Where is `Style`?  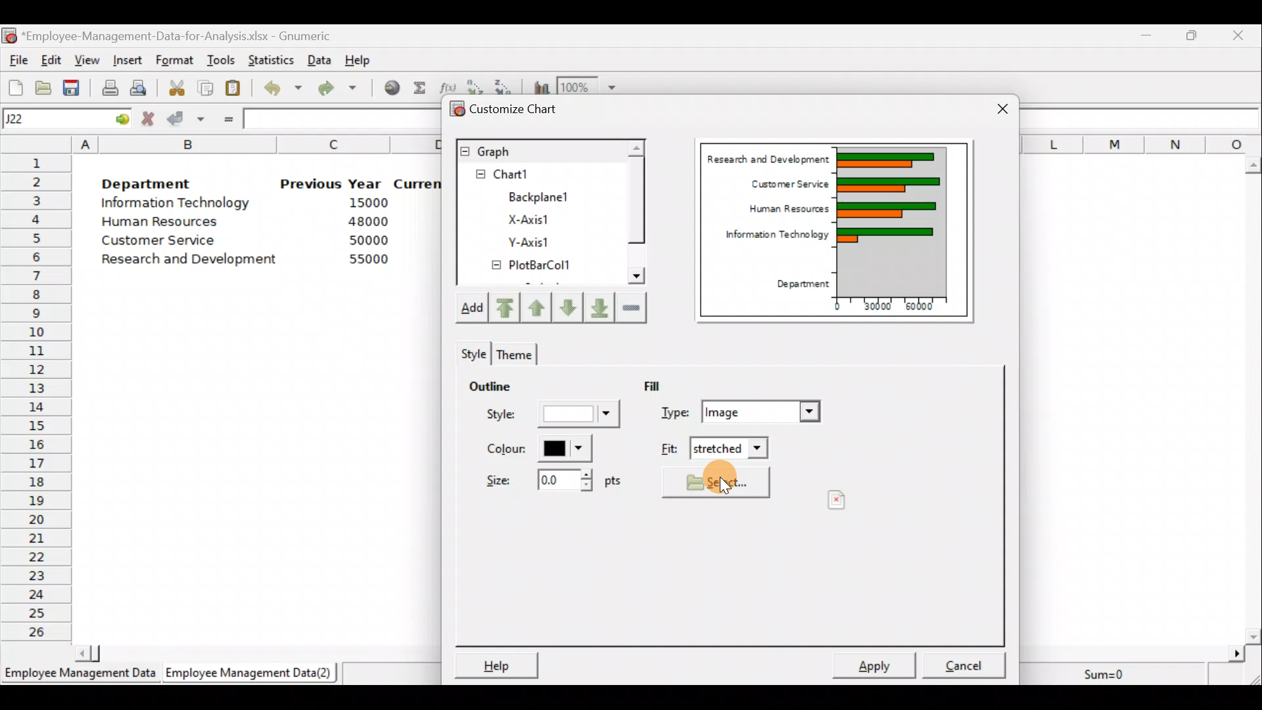
Style is located at coordinates (549, 417).